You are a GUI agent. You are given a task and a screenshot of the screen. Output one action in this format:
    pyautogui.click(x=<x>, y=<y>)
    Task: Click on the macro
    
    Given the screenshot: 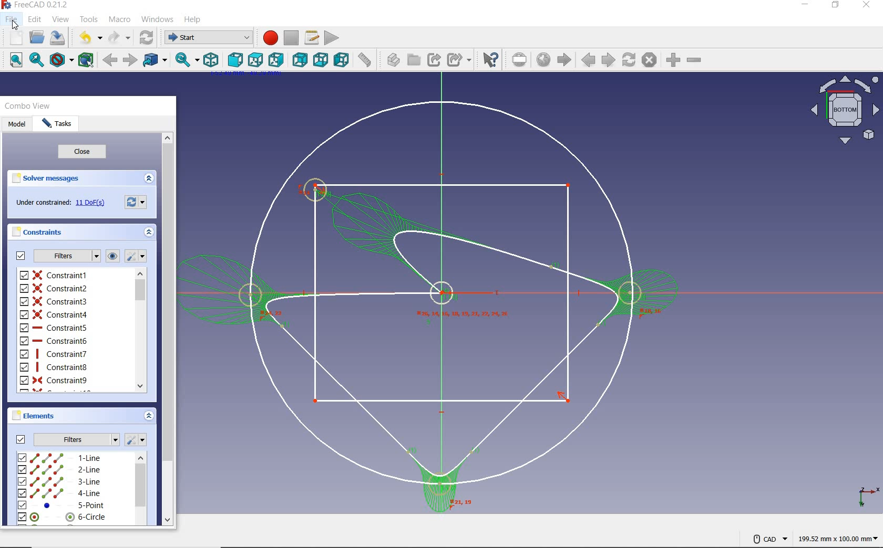 What is the action you would take?
    pyautogui.click(x=121, y=20)
    